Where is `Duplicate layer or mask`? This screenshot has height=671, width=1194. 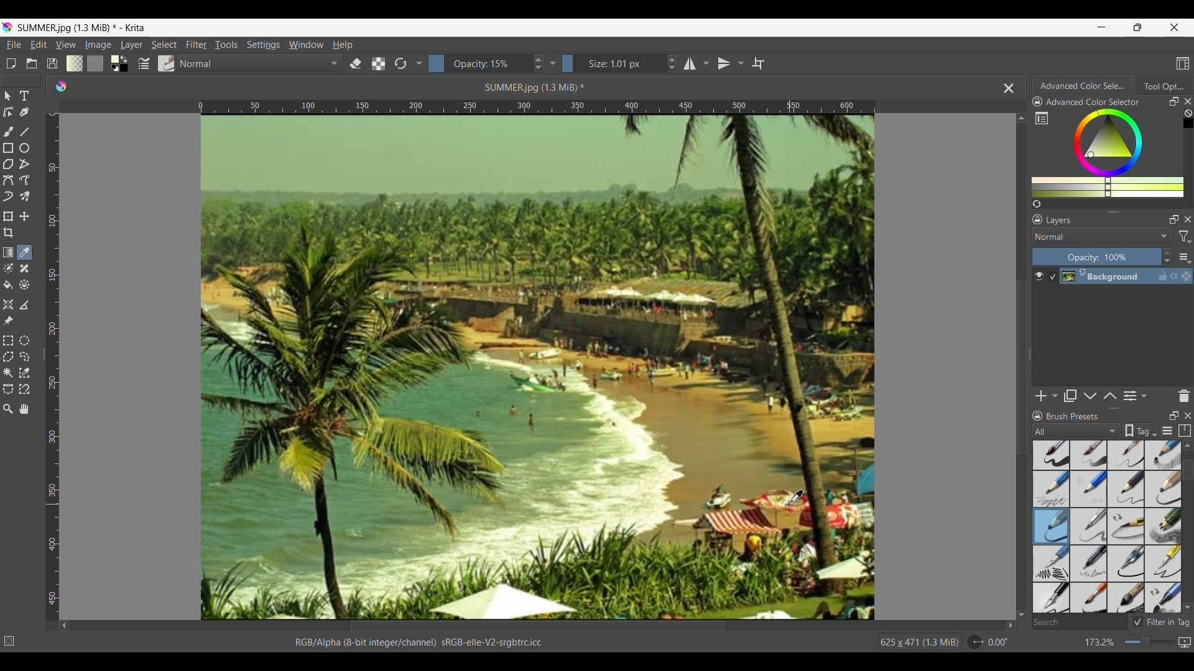
Duplicate layer or mask is located at coordinates (1070, 396).